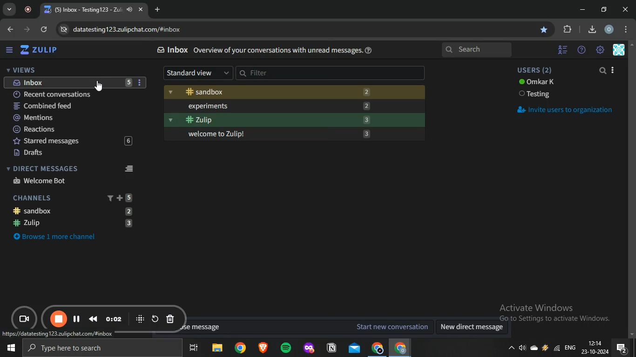 The height and width of the screenshot is (357, 636). I want to click on delete, so click(170, 320).